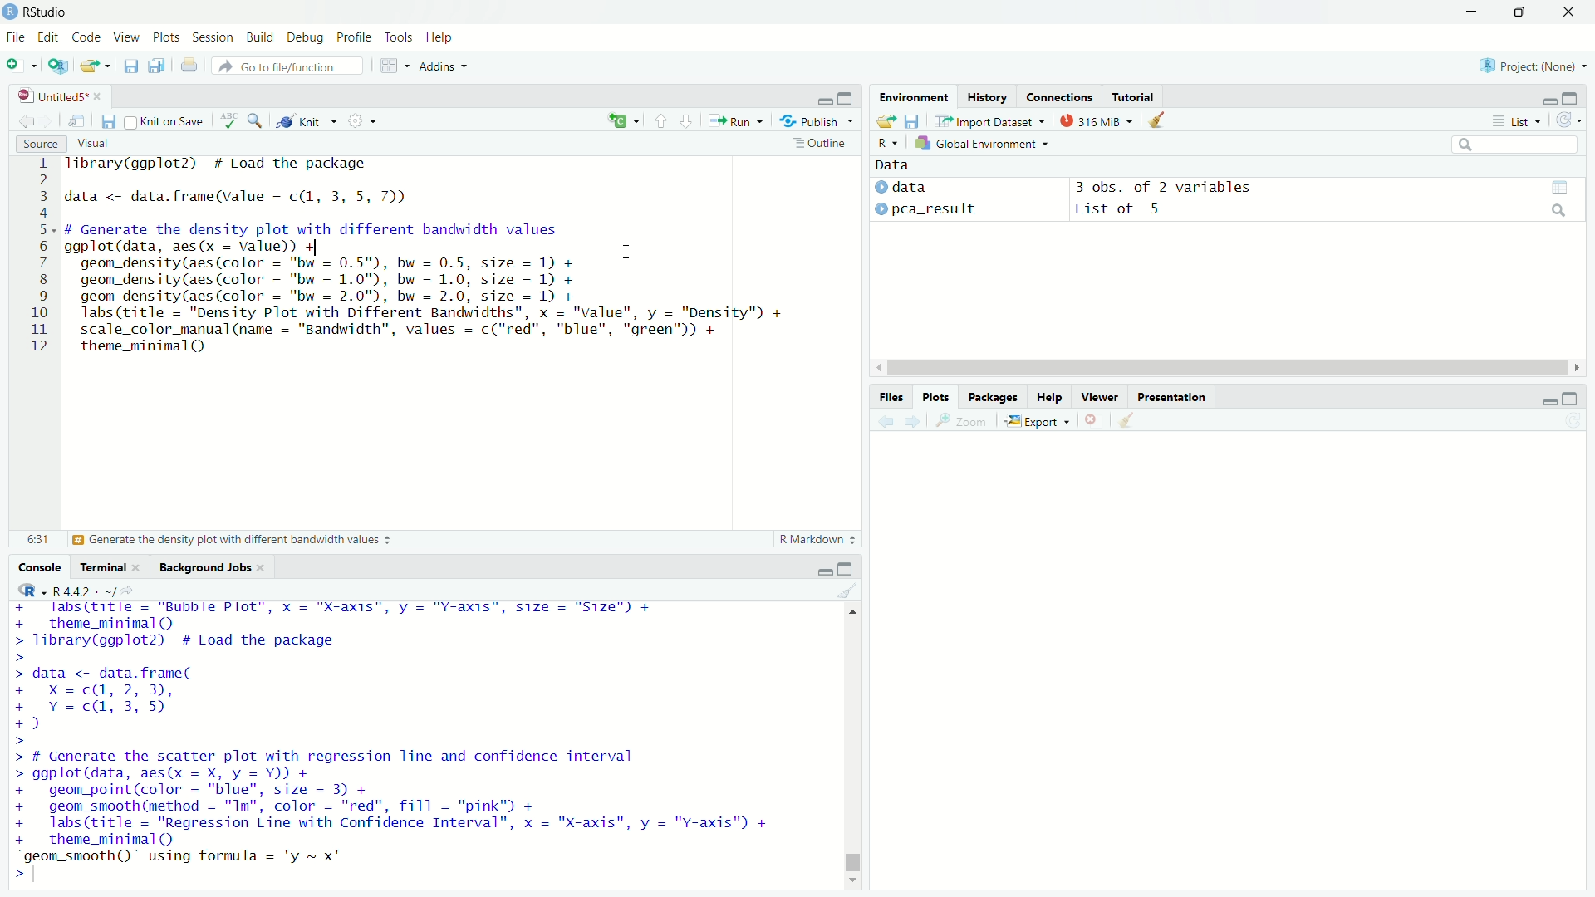 The height and width of the screenshot is (897, 1595). I want to click on R, so click(888, 143).